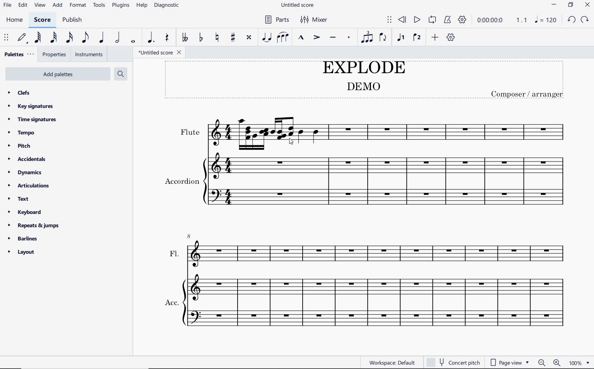 This screenshot has width=594, height=369. Describe the element at coordinates (367, 303) in the screenshot. I see `Acc.` at that location.